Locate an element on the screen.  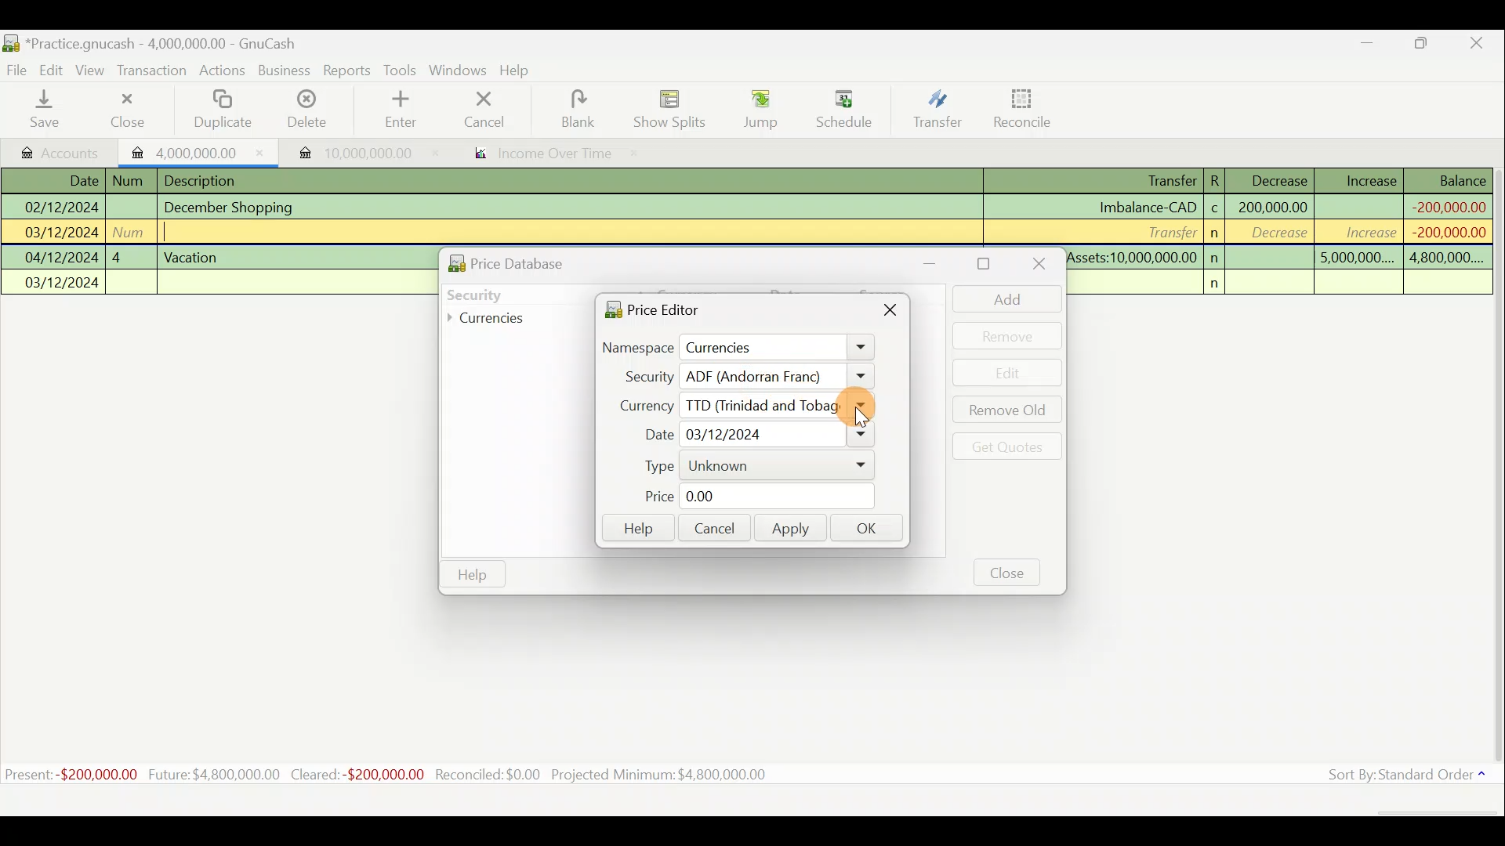
Close is located at coordinates (1481, 43).